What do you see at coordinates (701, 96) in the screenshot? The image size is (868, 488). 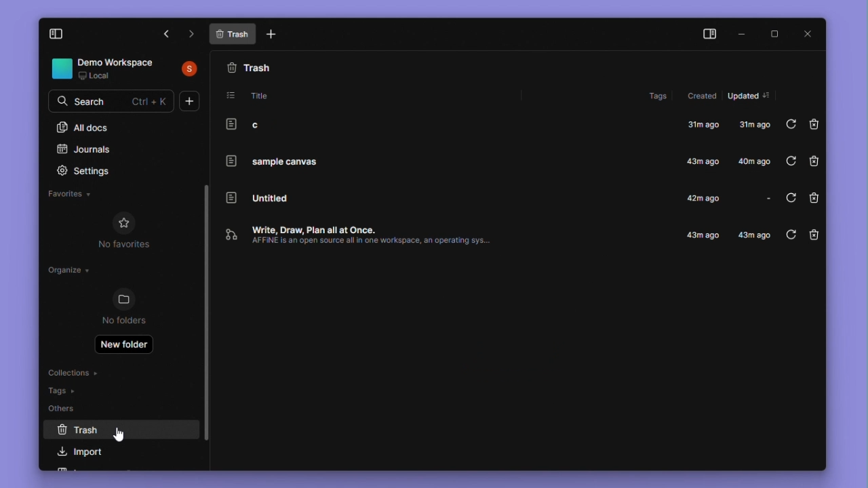 I see `Created` at bounding box center [701, 96].